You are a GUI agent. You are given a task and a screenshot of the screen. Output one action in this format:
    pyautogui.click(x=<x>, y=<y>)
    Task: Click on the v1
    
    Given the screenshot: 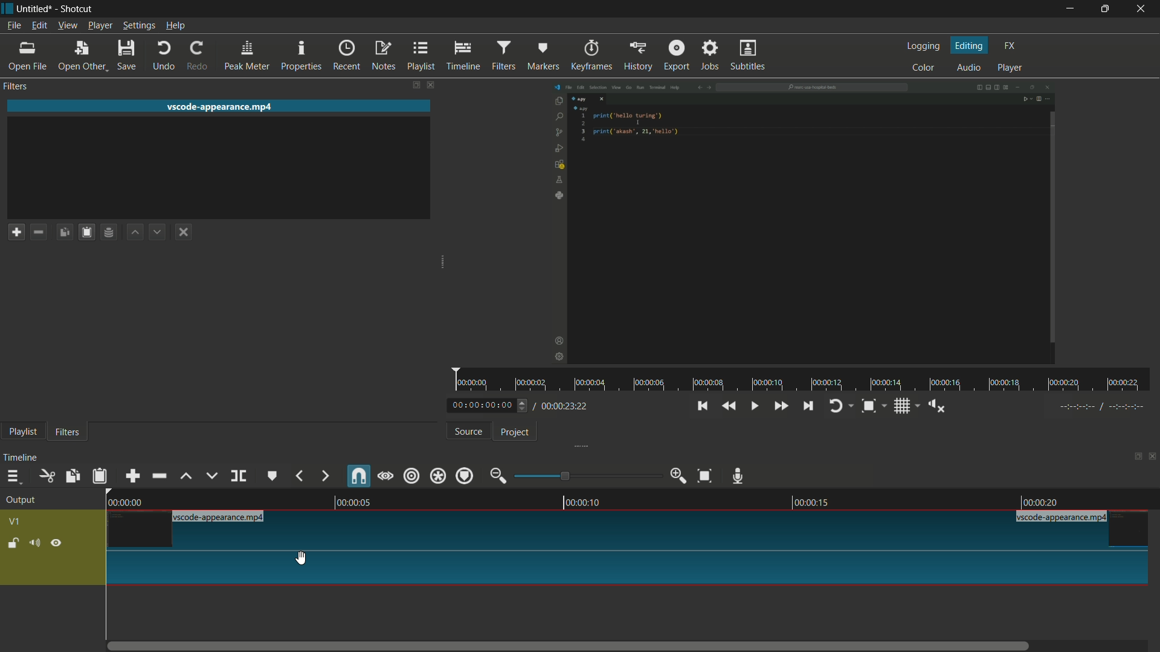 What is the action you would take?
    pyautogui.click(x=15, y=523)
    